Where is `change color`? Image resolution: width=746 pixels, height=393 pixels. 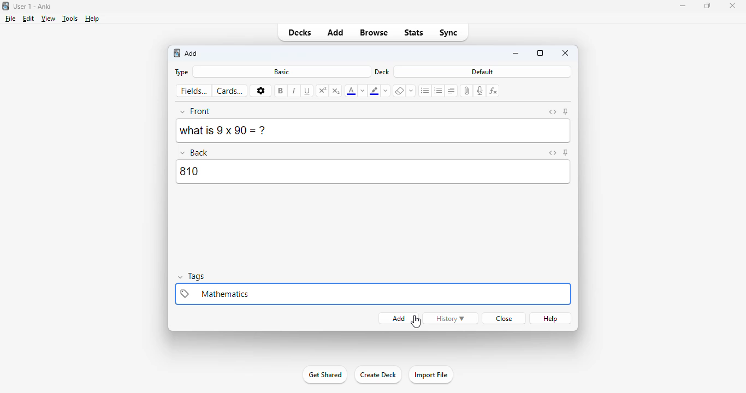
change color is located at coordinates (363, 91).